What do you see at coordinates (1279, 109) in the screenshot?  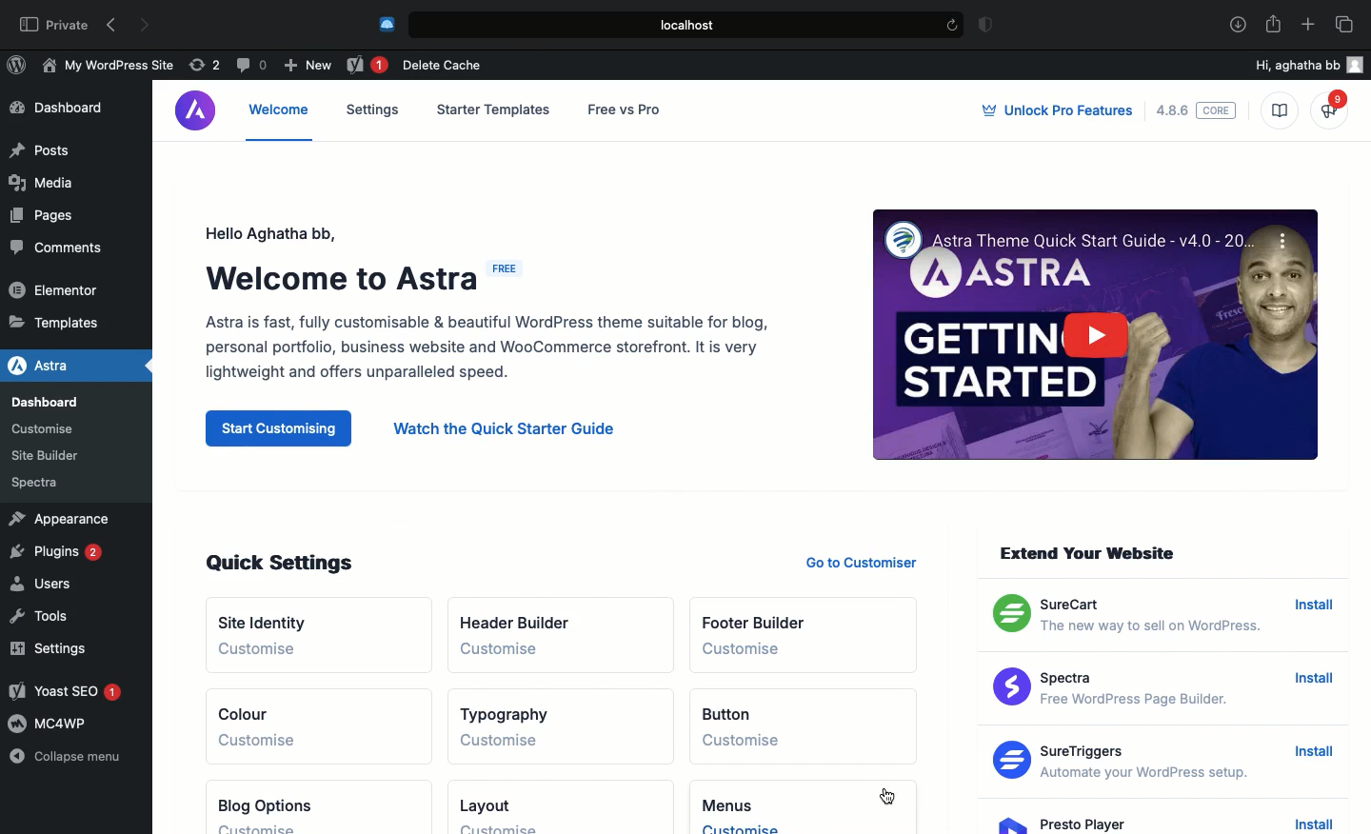 I see `Knowledge base` at bounding box center [1279, 109].